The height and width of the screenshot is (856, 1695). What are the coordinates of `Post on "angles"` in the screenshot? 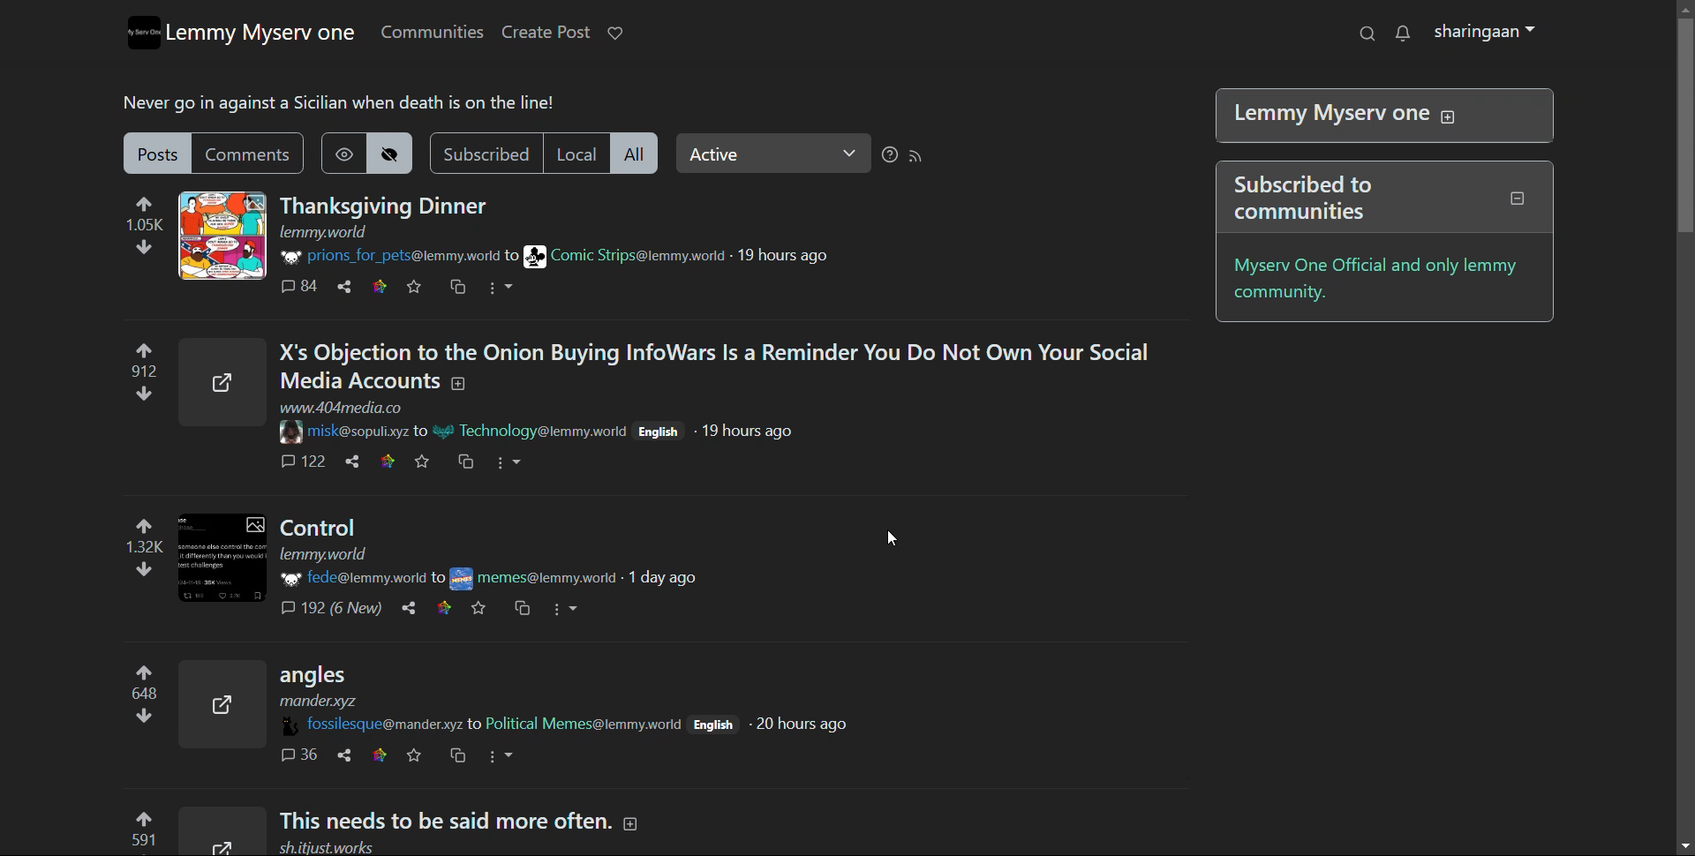 It's located at (477, 687).